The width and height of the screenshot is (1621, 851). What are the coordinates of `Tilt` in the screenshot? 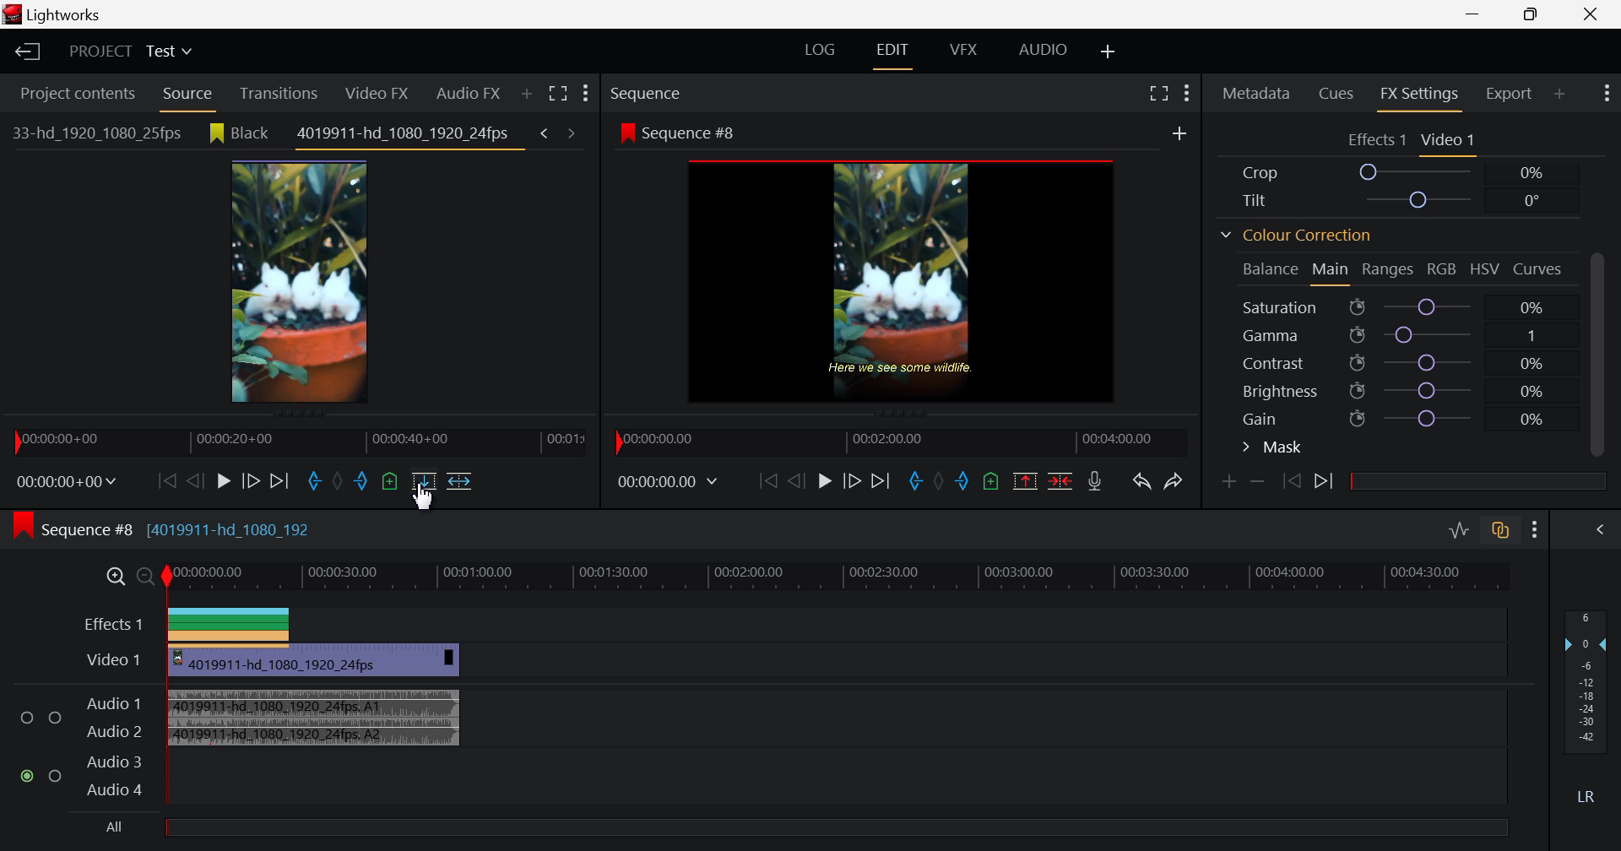 It's located at (1395, 199).